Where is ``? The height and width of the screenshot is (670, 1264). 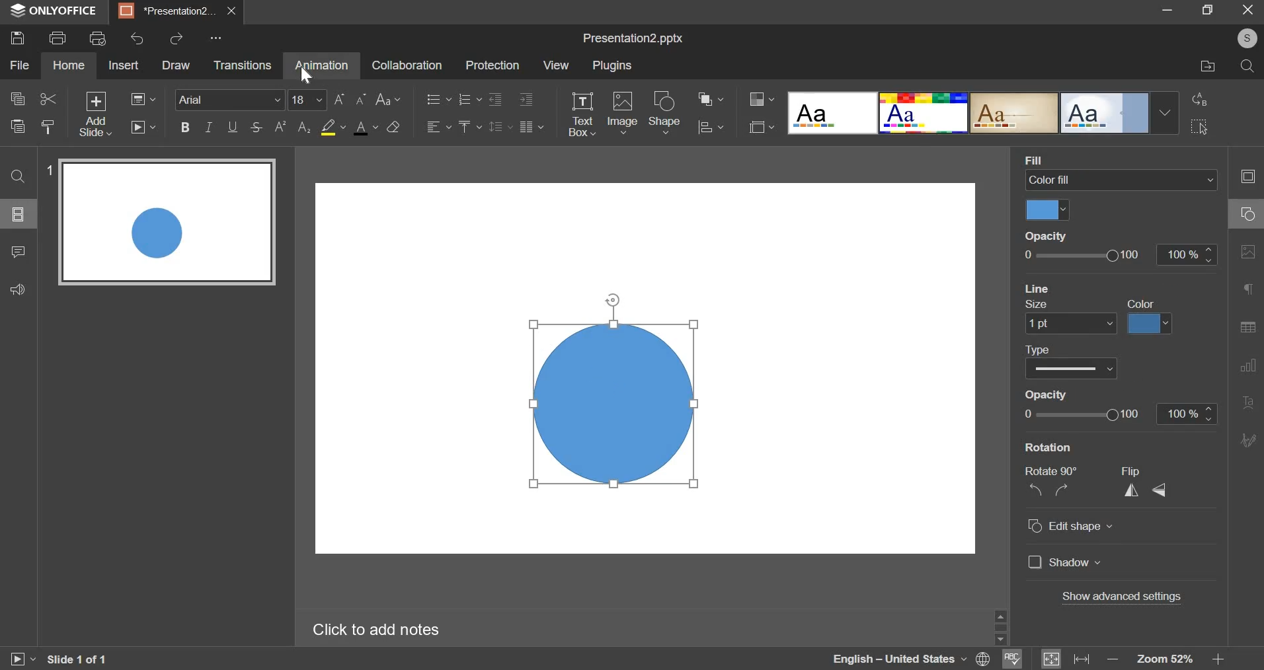  is located at coordinates (217, 37).